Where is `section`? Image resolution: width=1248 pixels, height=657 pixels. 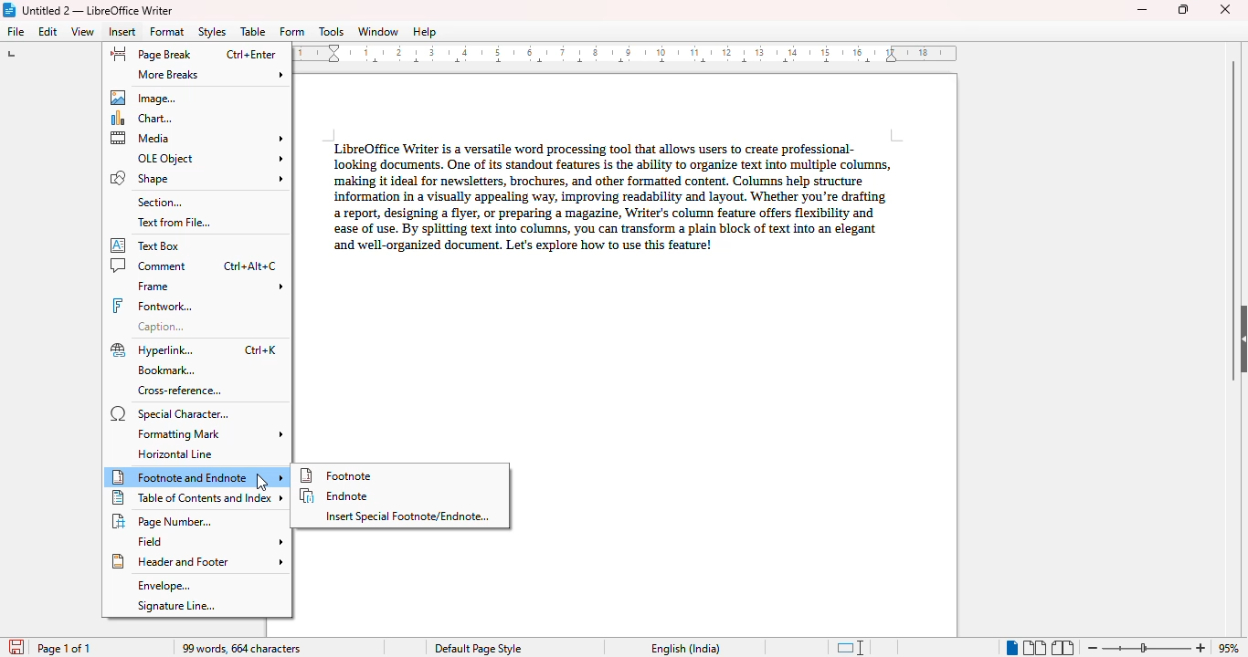 section is located at coordinates (158, 203).